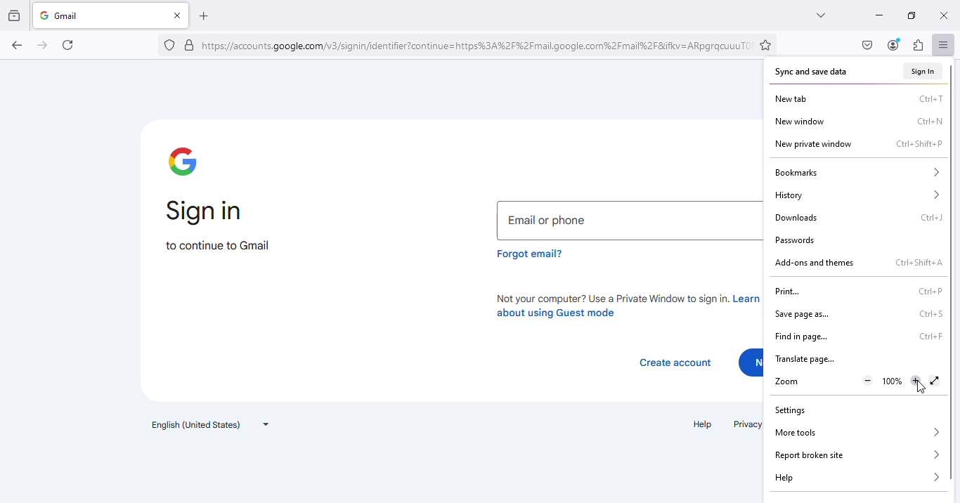  Describe the element at coordinates (795, 240) in the screenshot. I see `passwords` at that location.